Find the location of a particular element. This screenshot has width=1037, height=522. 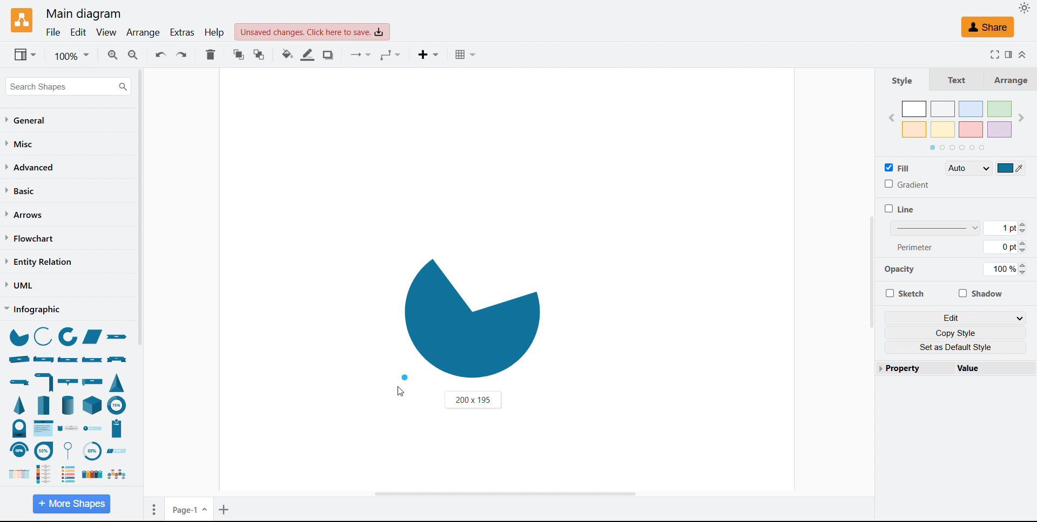

general  is located at coordinates (27, 120).